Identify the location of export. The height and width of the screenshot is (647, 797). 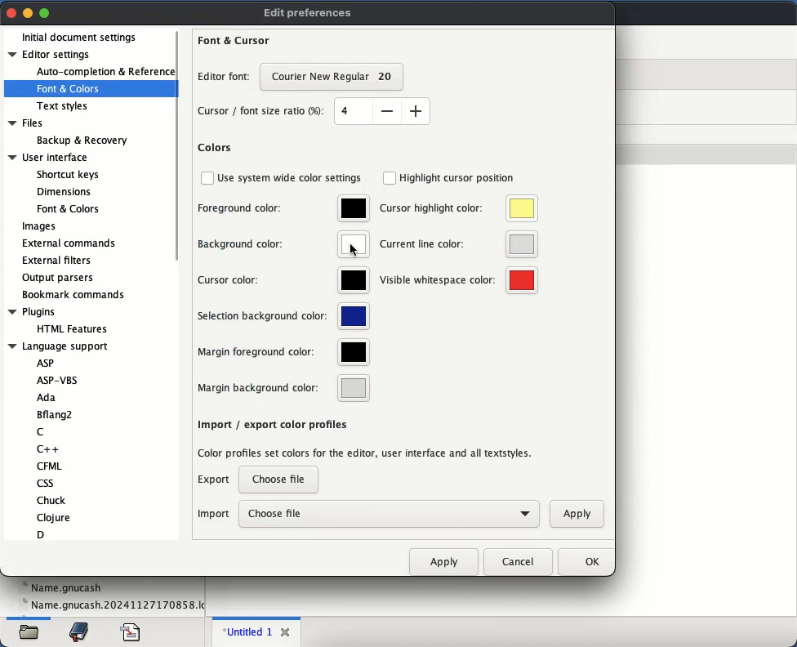
(214, 479).